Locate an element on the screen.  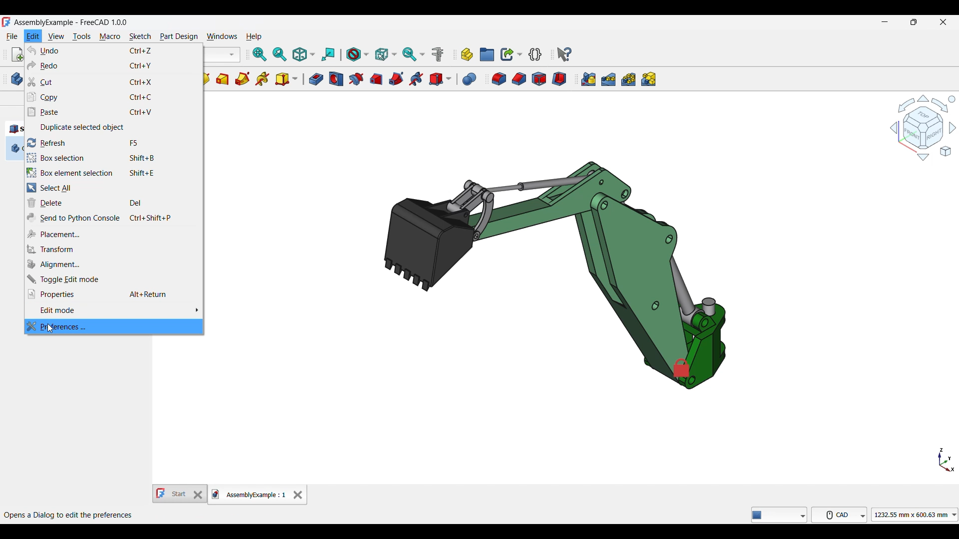
 1232.55 mmx 600.63 mm is located at coordinates (917, 515).